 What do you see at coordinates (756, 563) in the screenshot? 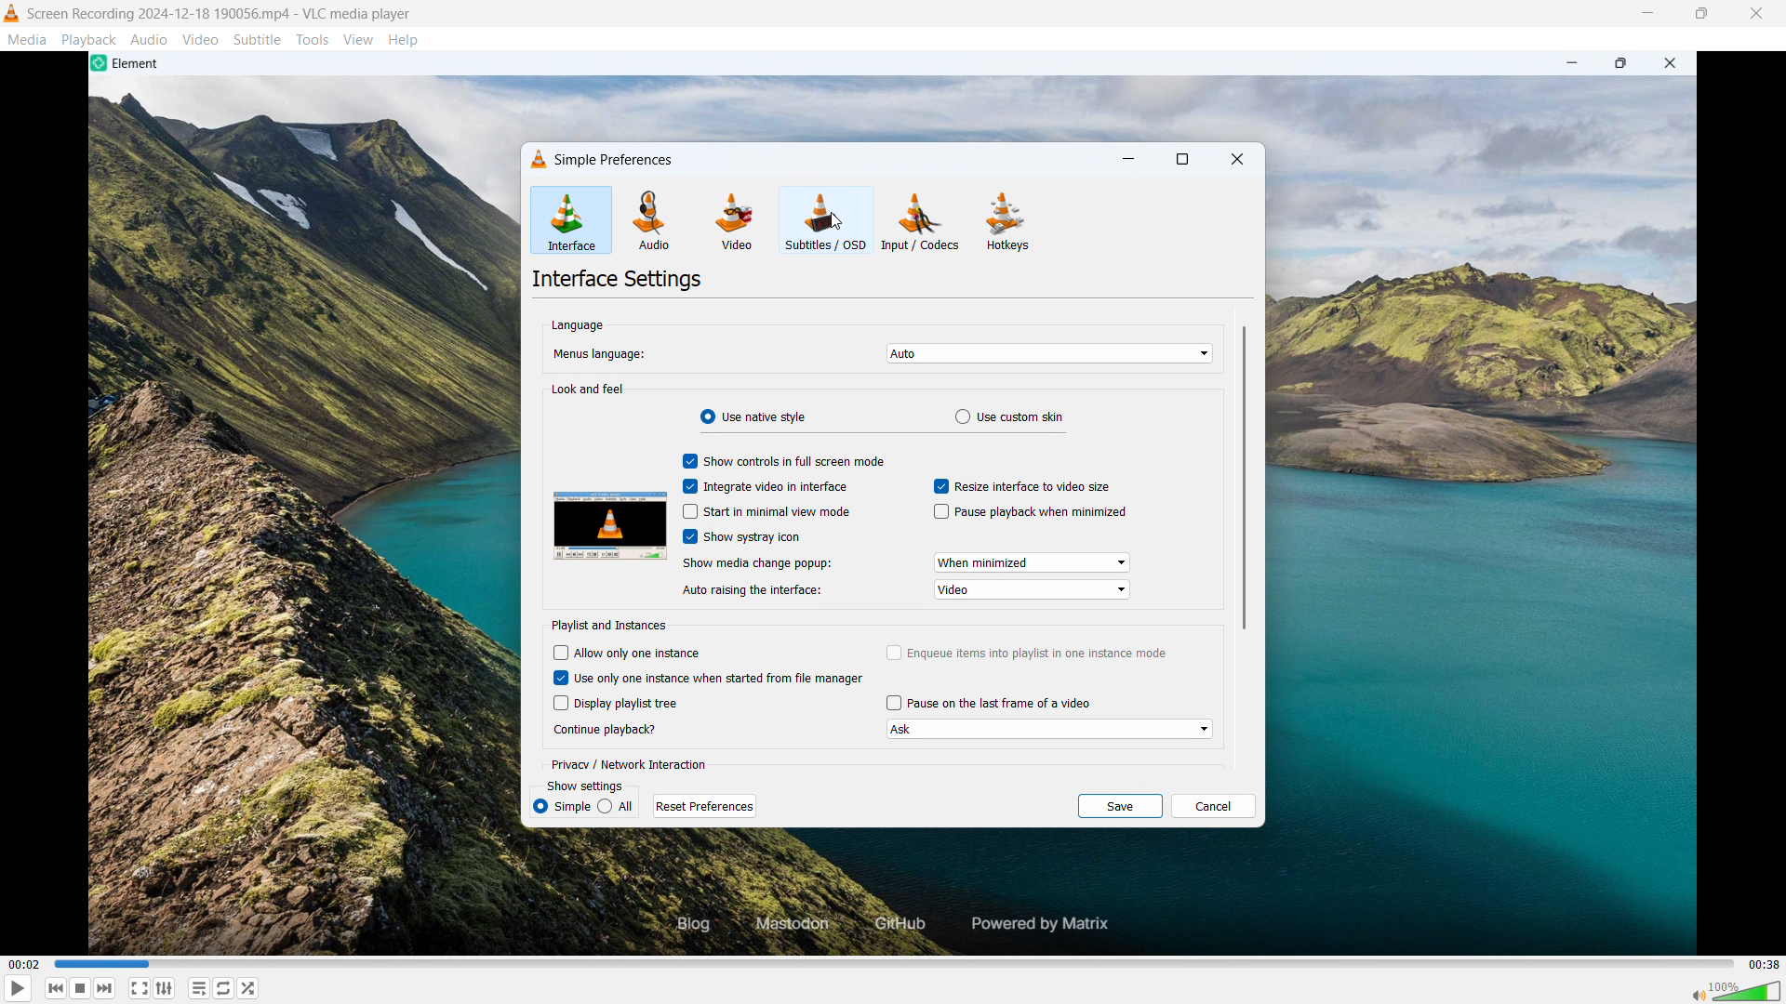
I see `Show media change popup:` at bounding box center [756, 563].